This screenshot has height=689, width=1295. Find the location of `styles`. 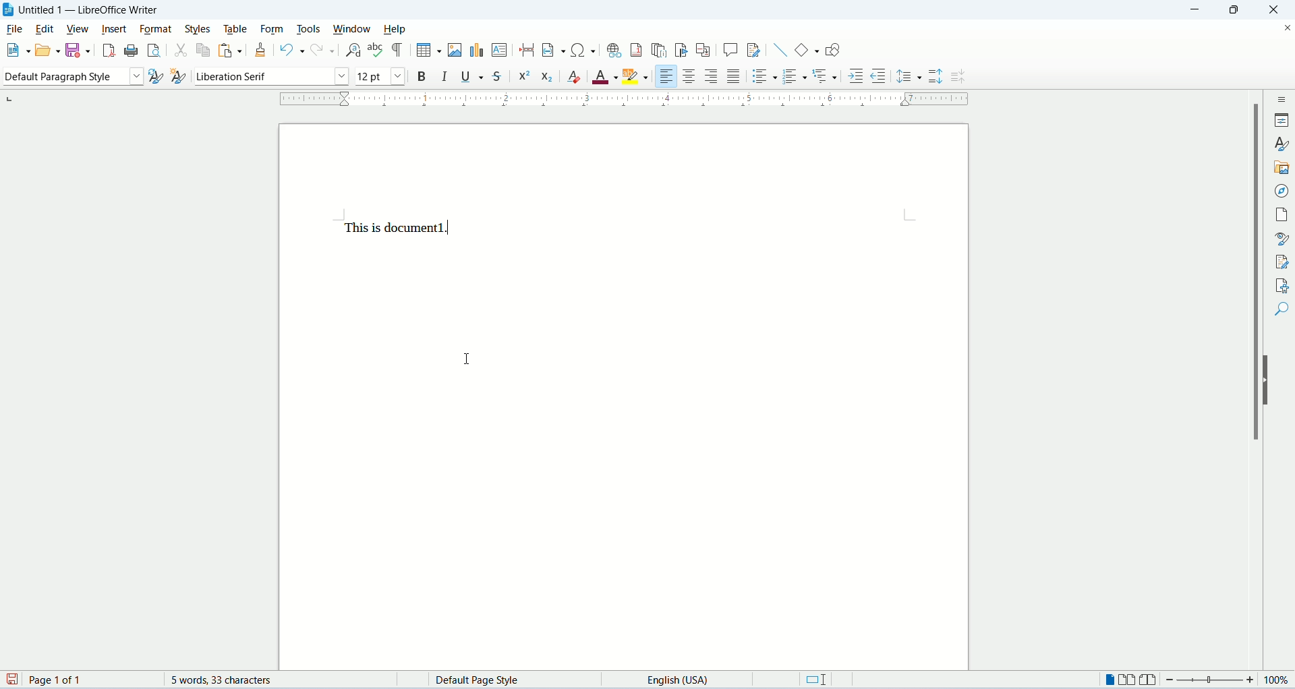

styles is located at coordinates (1282, 143).